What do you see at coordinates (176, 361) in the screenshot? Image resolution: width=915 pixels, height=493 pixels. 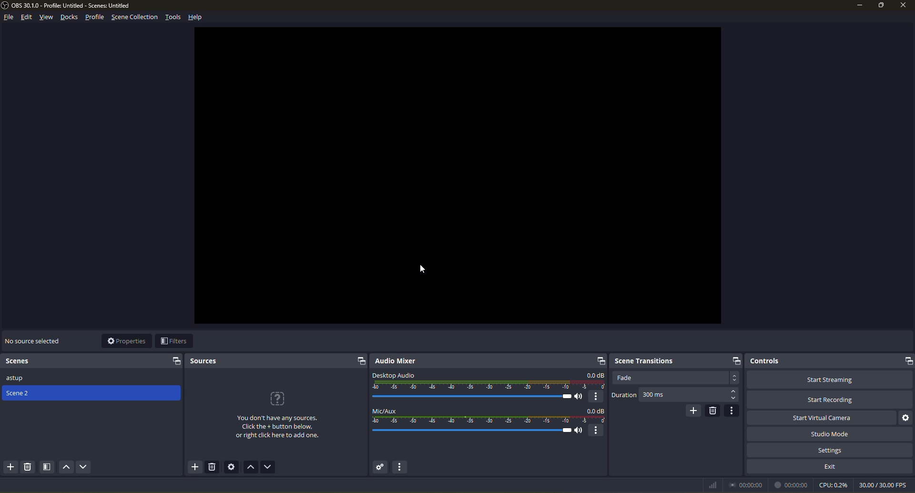 I see `expand` at bounding box center [176, 361].